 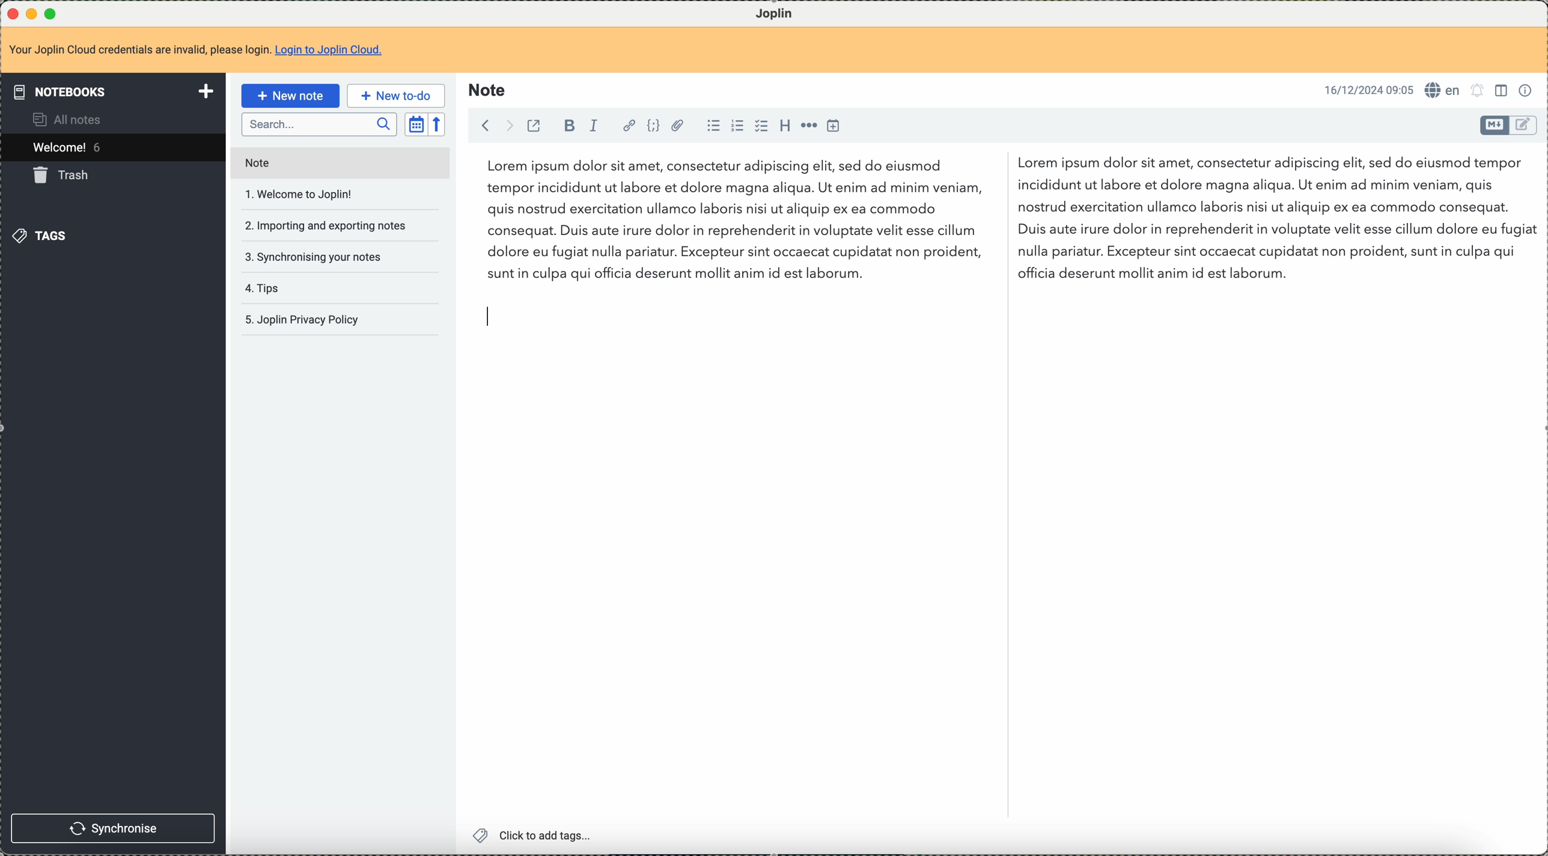 I want to click on Joplin, so click(x=775, y=13).